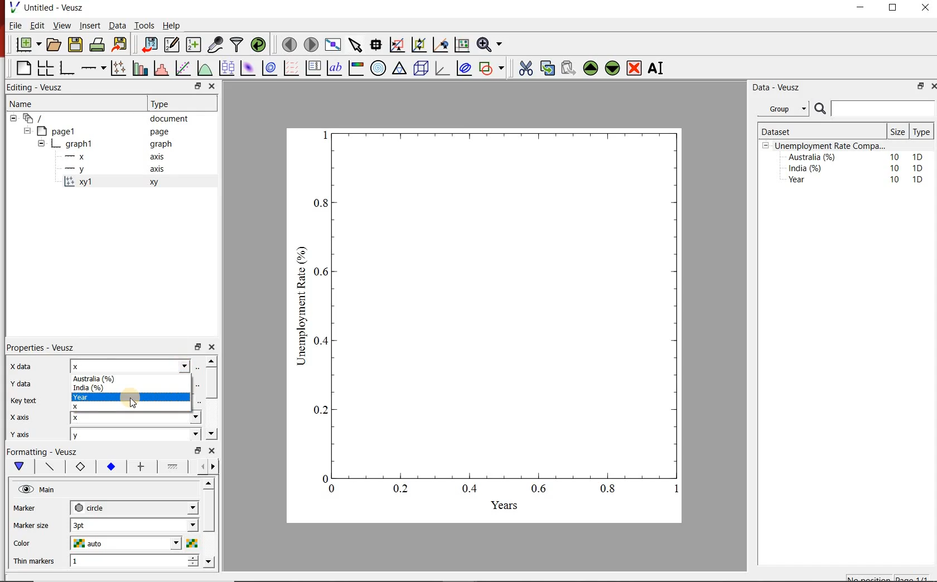  What do you see at coordinates (175, 104) in the screenshot?
I see `Type` at bounding box center [175, 104].